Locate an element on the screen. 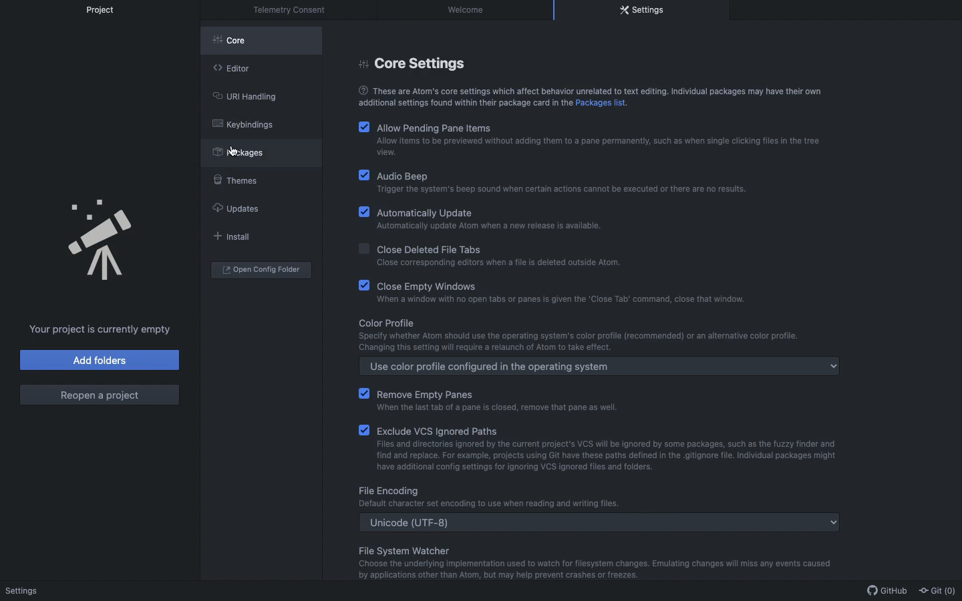 This screenshot has height=601, width=962. Keybindings is located at coordinates (243, 124).